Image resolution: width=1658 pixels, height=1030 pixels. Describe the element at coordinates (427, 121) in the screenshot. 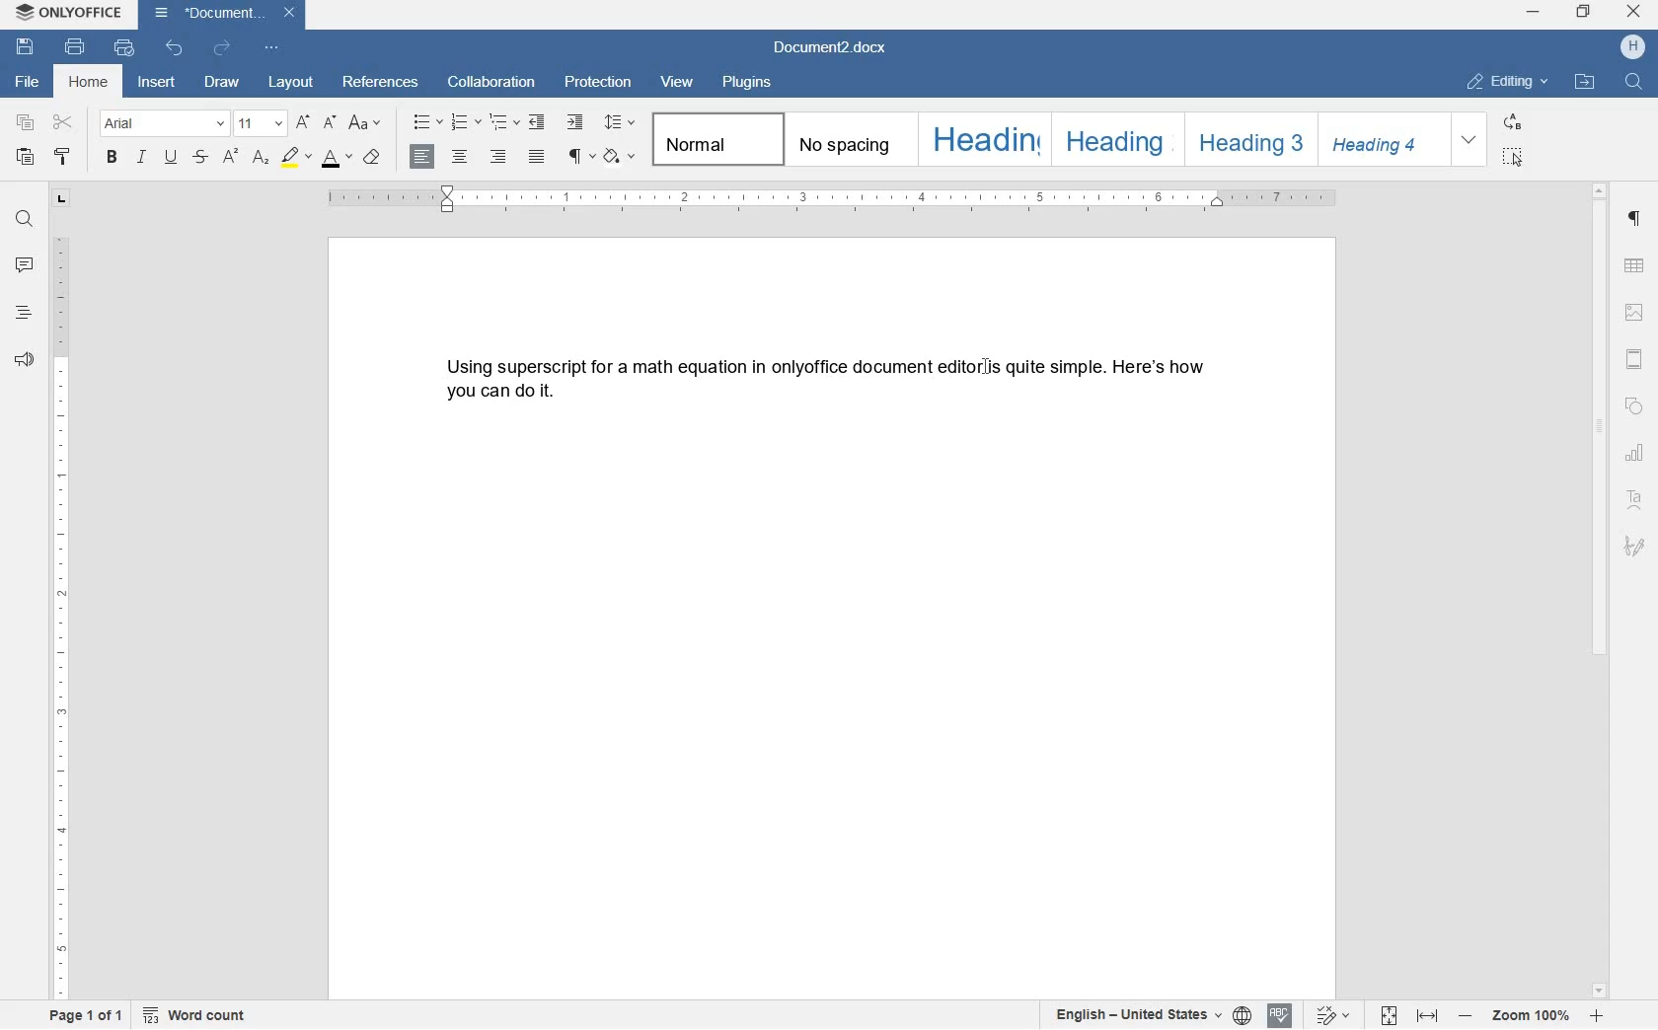

I see `bullets` at that location.